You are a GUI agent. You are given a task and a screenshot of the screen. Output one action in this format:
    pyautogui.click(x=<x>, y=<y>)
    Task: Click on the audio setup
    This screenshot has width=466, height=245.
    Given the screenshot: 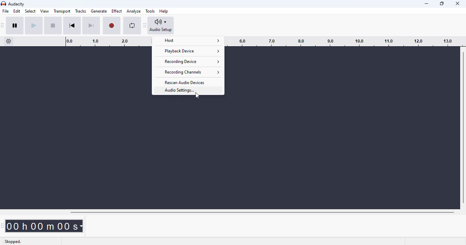 What is the action you would take?
    pyautogui.click(x=161, y=26)
    